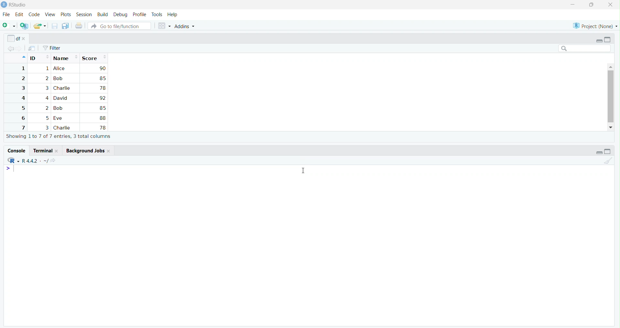 This screenshot has height=328, width=620. What do you see at coordinates (9, 26) in the screenshot?
I see `new file` at bounding box center [9, 26].